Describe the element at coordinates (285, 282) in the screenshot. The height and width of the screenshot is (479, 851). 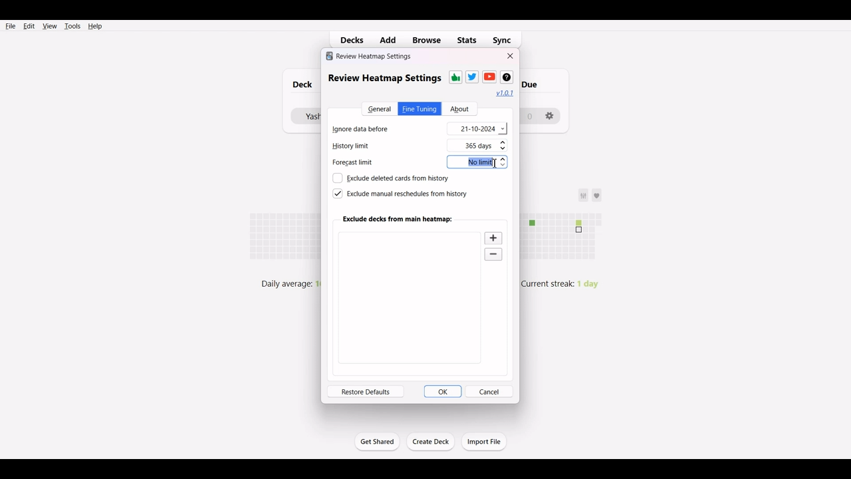
I see `daily average` at that location.